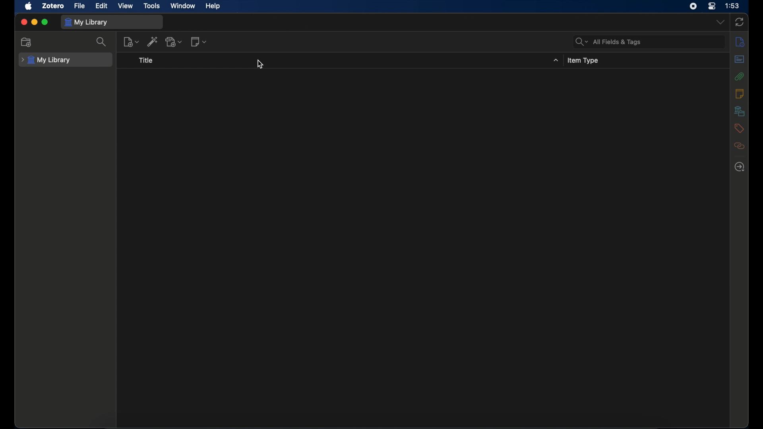 Image resolution: width=763 pixels, height=429 pixels. Describe the element at coordinates (45, 22) in the screenshot. I see `maximize` at that location.